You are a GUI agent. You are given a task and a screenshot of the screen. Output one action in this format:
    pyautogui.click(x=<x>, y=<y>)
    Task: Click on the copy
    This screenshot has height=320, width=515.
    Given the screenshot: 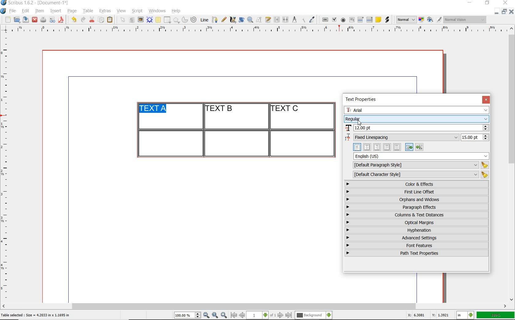 What is the action you would take?
    pyautogui.click(x=101, y=20)
    